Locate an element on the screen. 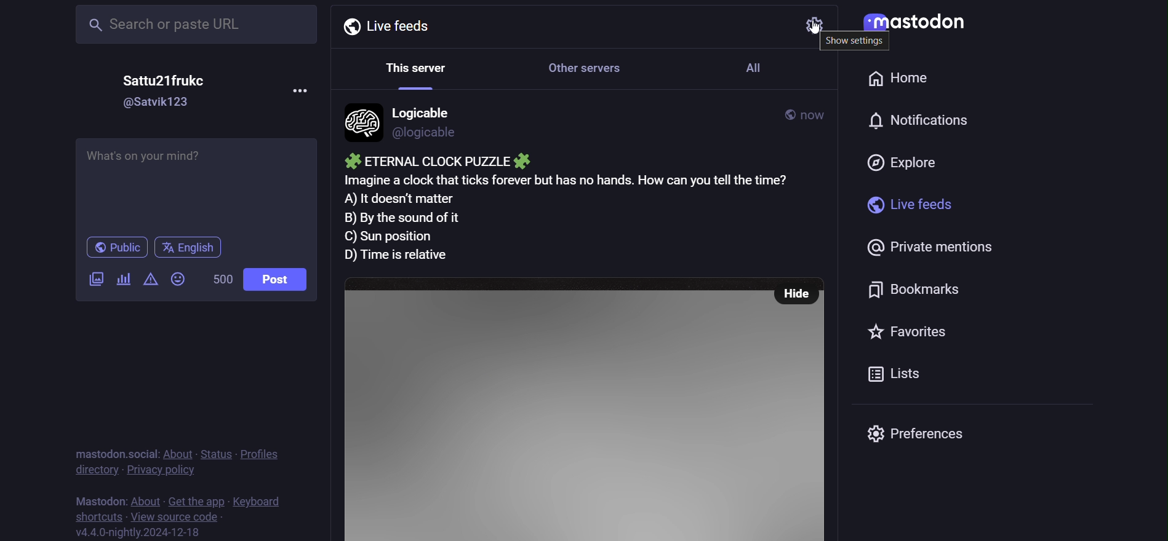 This screenshot has width=1168, height=541. image is located at coordinates (551, 409).